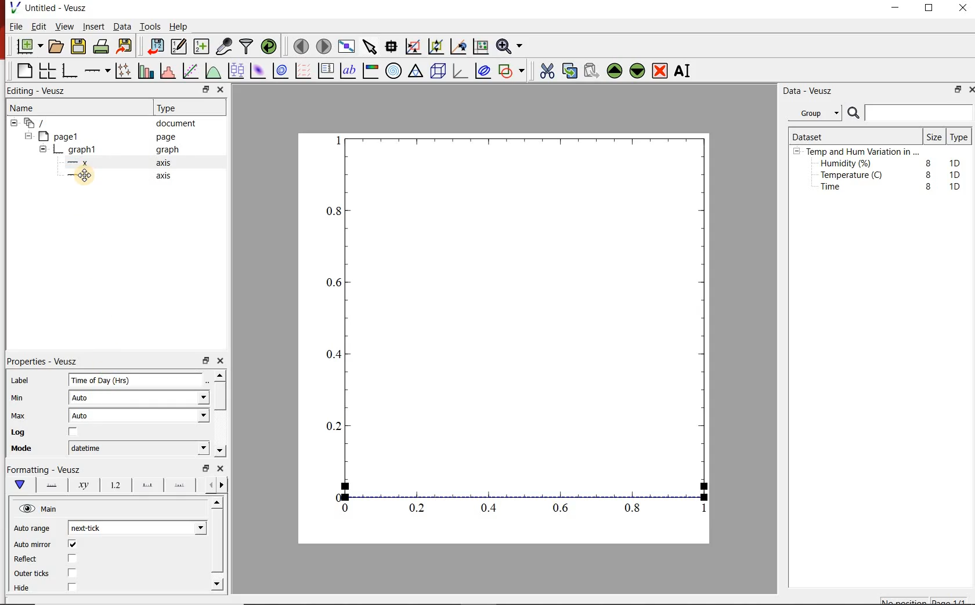 The width and height of the screenshot is (975, 605). Describe the element at coordinates (52, 486) in the screenshot. I see `axis line` at that location.